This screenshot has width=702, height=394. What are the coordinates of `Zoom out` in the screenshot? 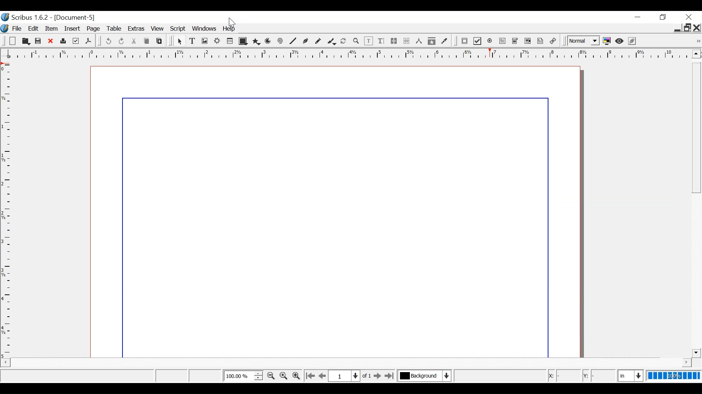 It's located at (271, 376).